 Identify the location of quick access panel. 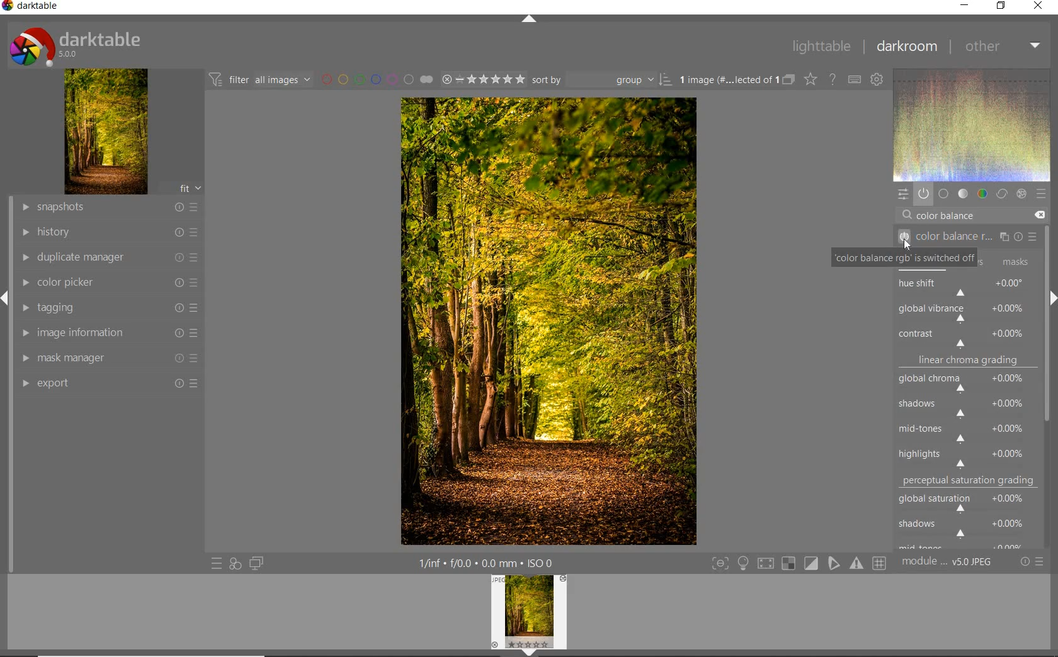
(901, 194).